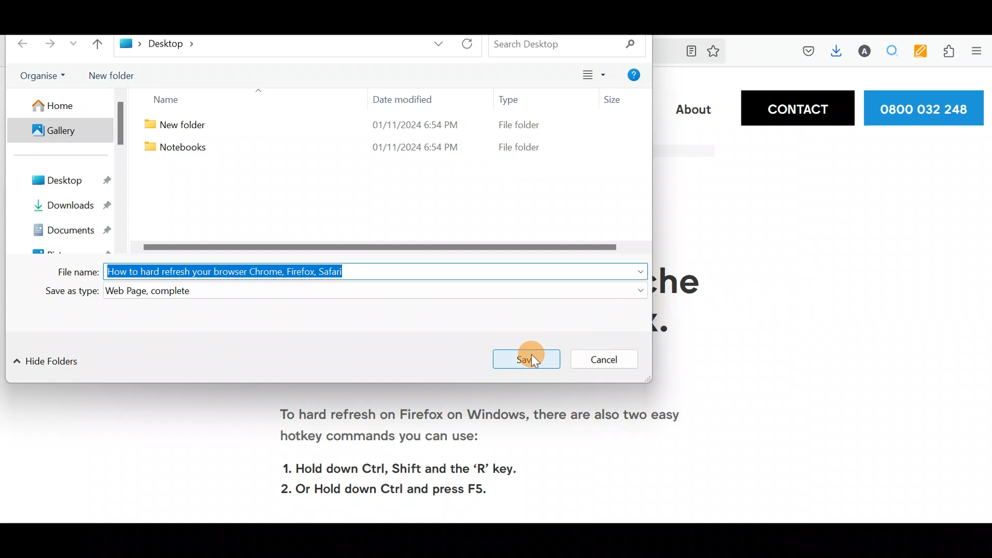 The height and width of the screenshot is (558, 992). I want to click on Desktop, so click(75, 181).